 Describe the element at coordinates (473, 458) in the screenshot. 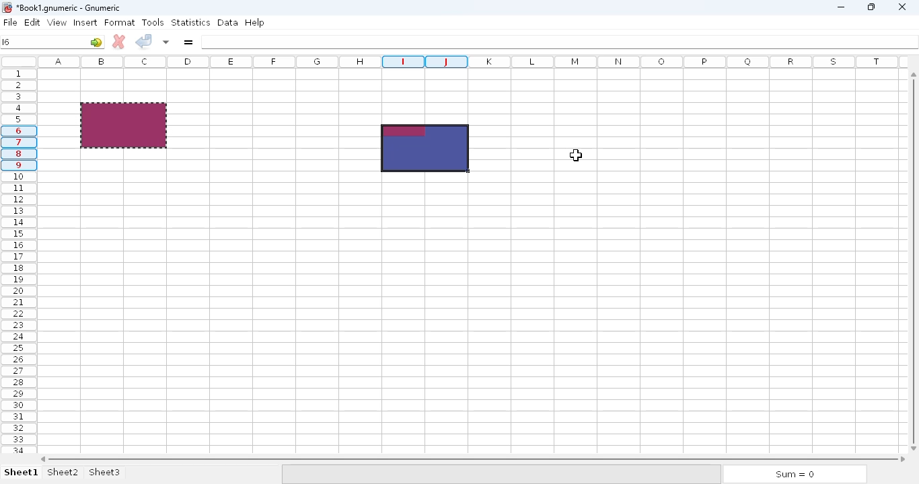

I see `horizontal scroll bar` at that location.